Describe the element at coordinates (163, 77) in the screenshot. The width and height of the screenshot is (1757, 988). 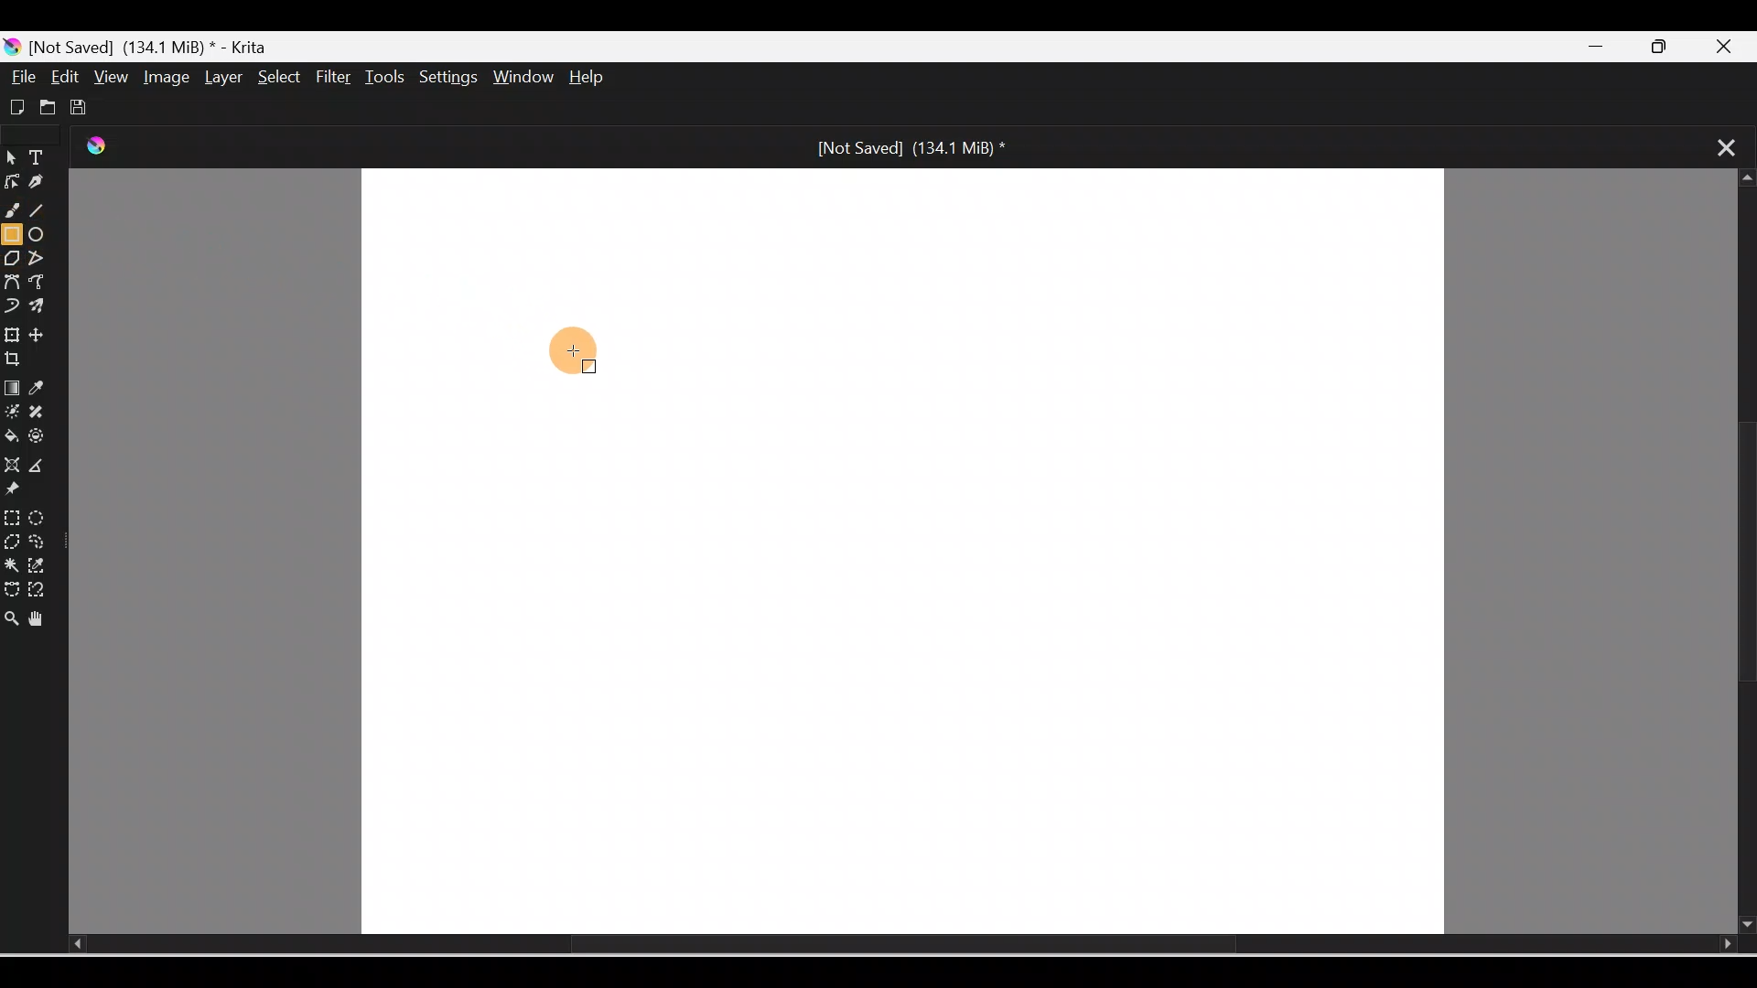
I see `Image` at that location.